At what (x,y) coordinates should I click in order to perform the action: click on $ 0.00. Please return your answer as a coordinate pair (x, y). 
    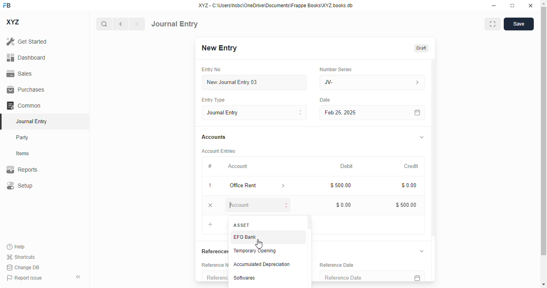
    Looking at the image, I should click on (344, 204).